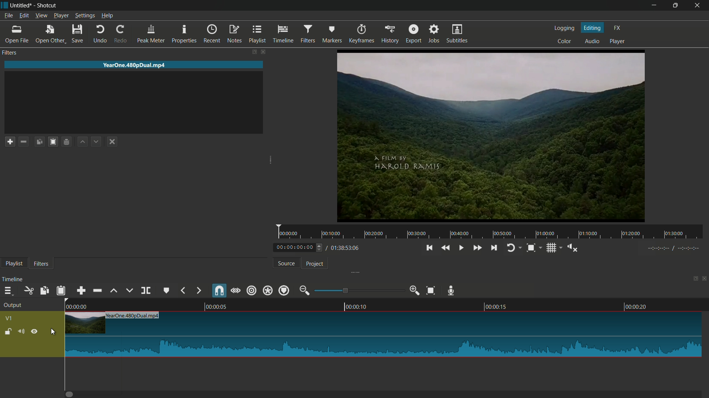  I want to click on playlist, so click(258, 34).